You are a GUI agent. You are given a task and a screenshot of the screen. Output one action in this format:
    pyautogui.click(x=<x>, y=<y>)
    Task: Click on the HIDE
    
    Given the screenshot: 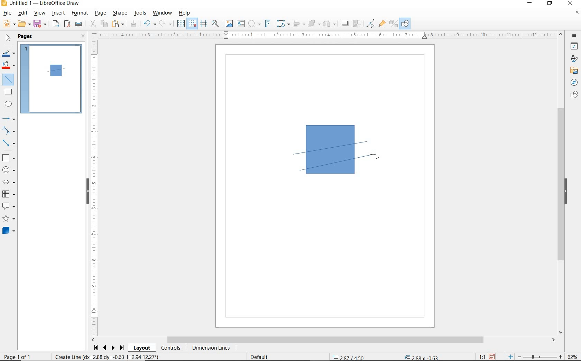 What is the action you would take?
    pyautogui.click(x=566, y=192)
    